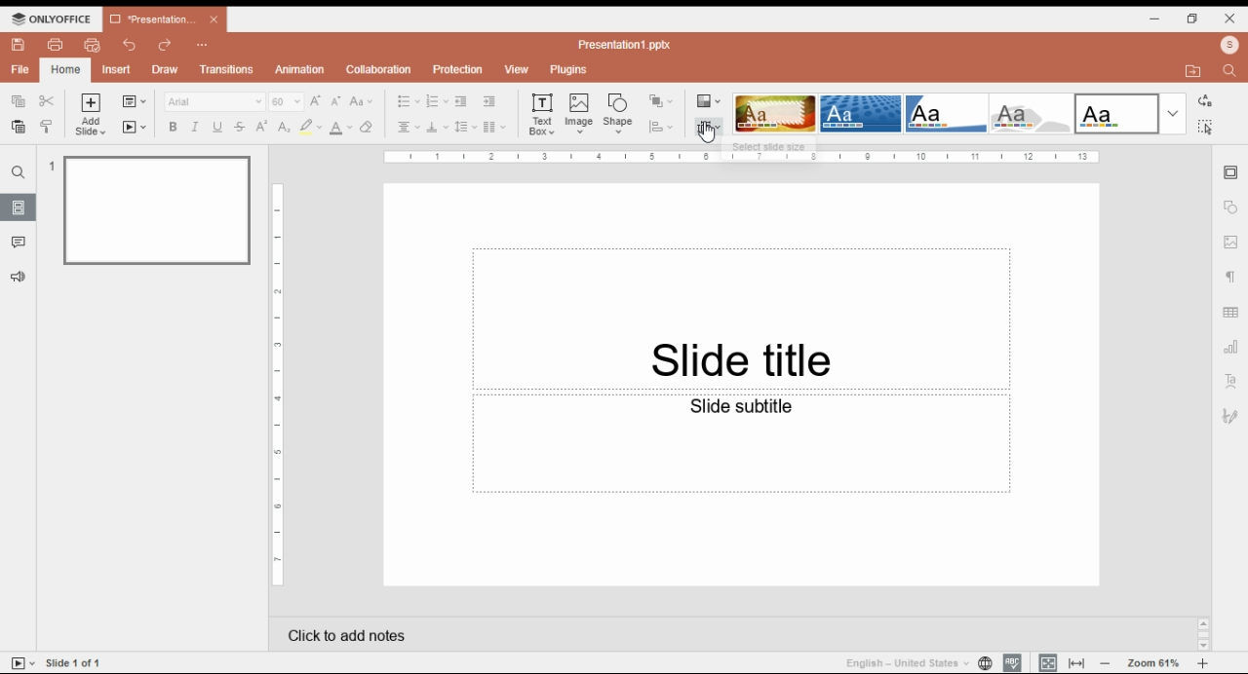 The width and height of the screenshot is (1248, 674). Describe the element at coordinates (150, 208) in the screenshot. I see `slide 1` at that location.